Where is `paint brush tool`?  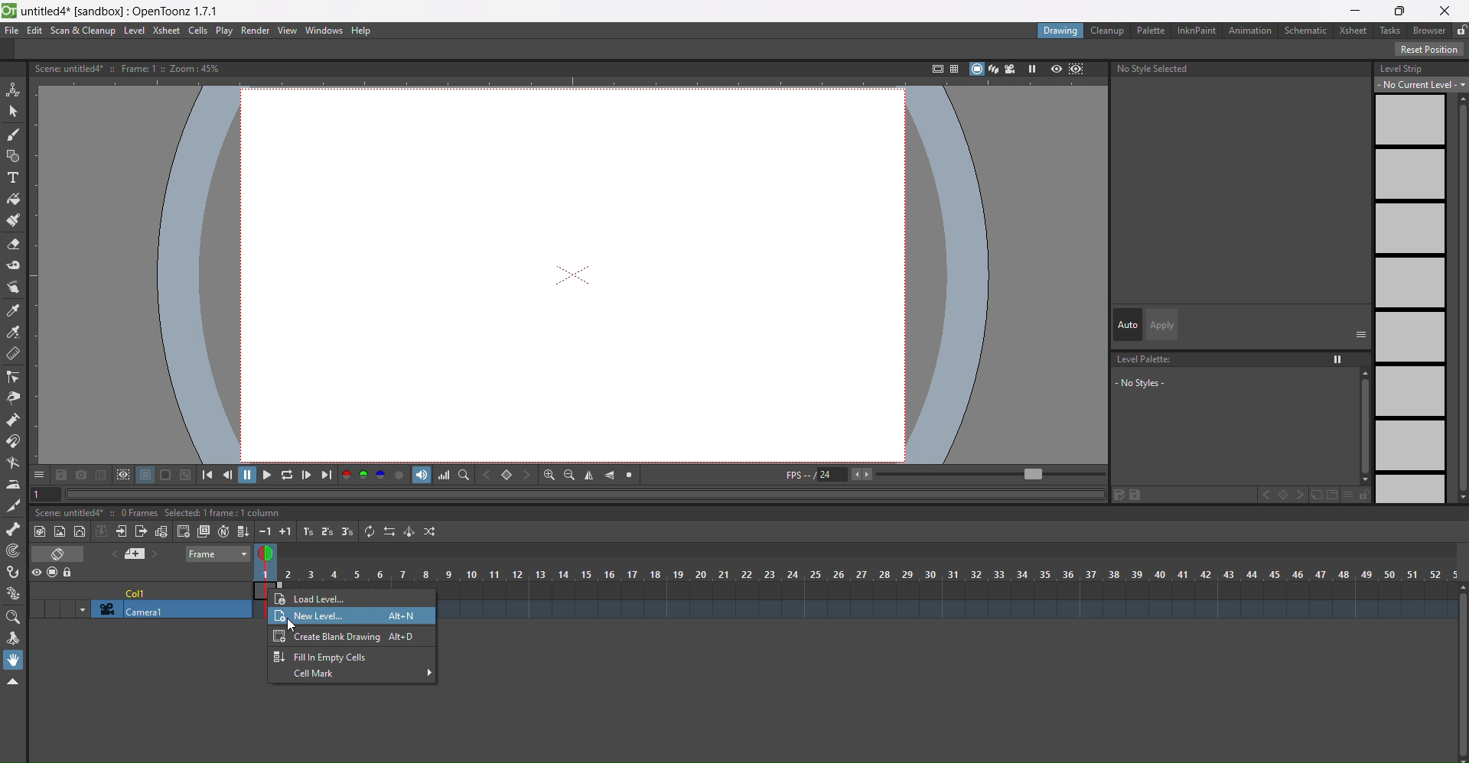
paint brush tool is located at coordinates (14, 219).